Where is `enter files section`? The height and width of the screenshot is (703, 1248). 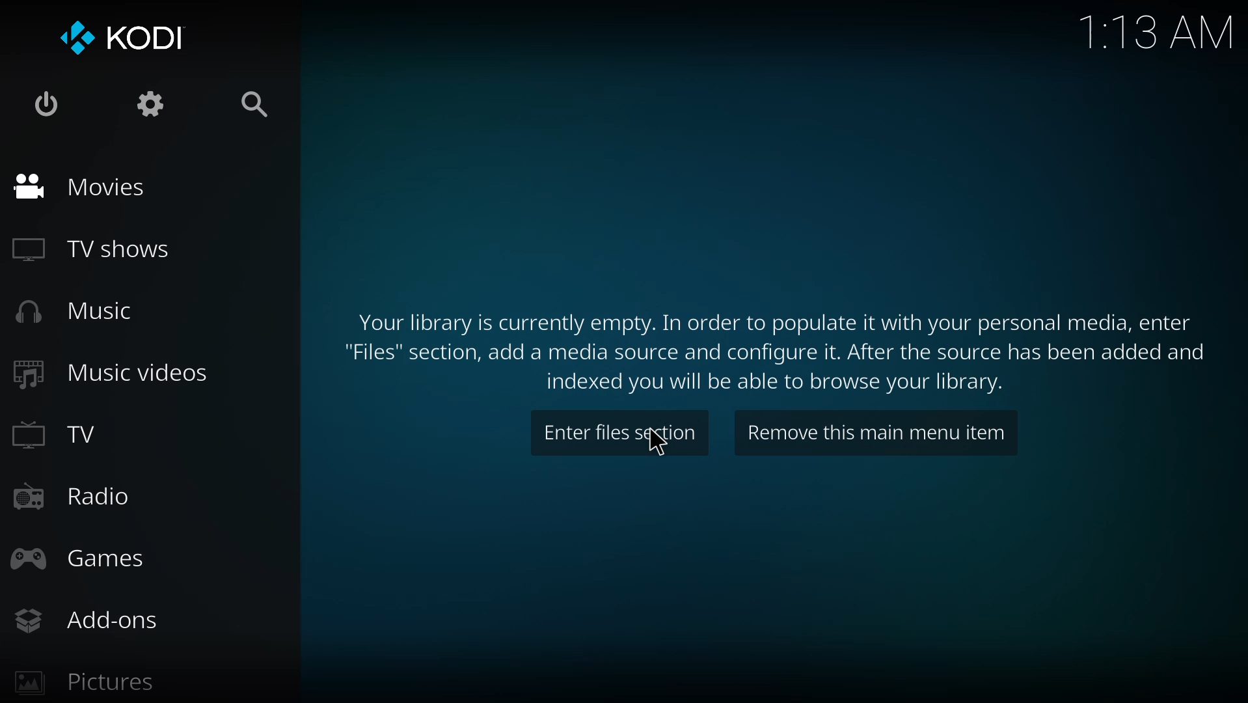
enter files section is located at coordinates (617, 434).